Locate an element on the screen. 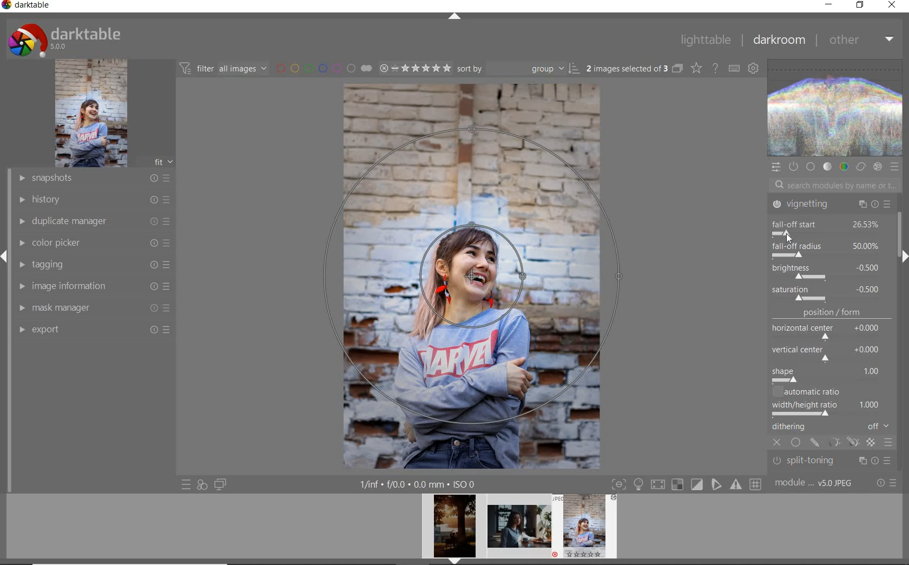  position/form is located at coordinates (832, 346).